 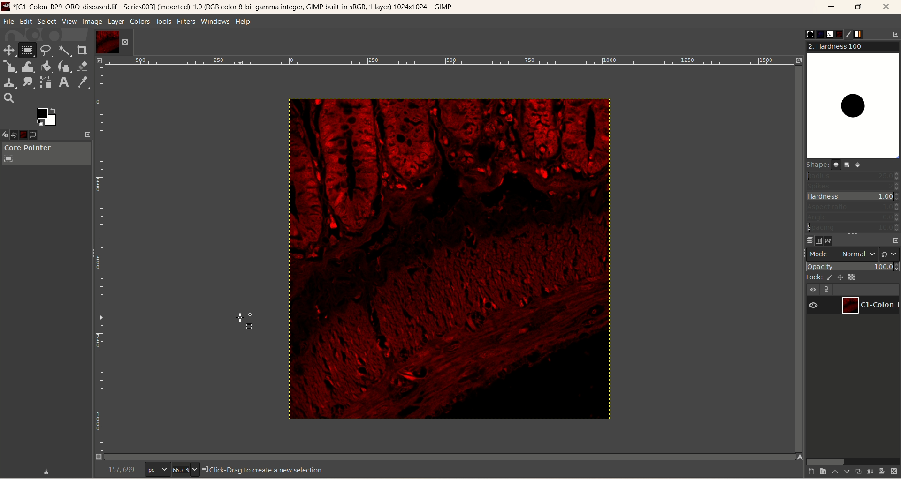 I want to click on layer, so click(x=115, y=22).